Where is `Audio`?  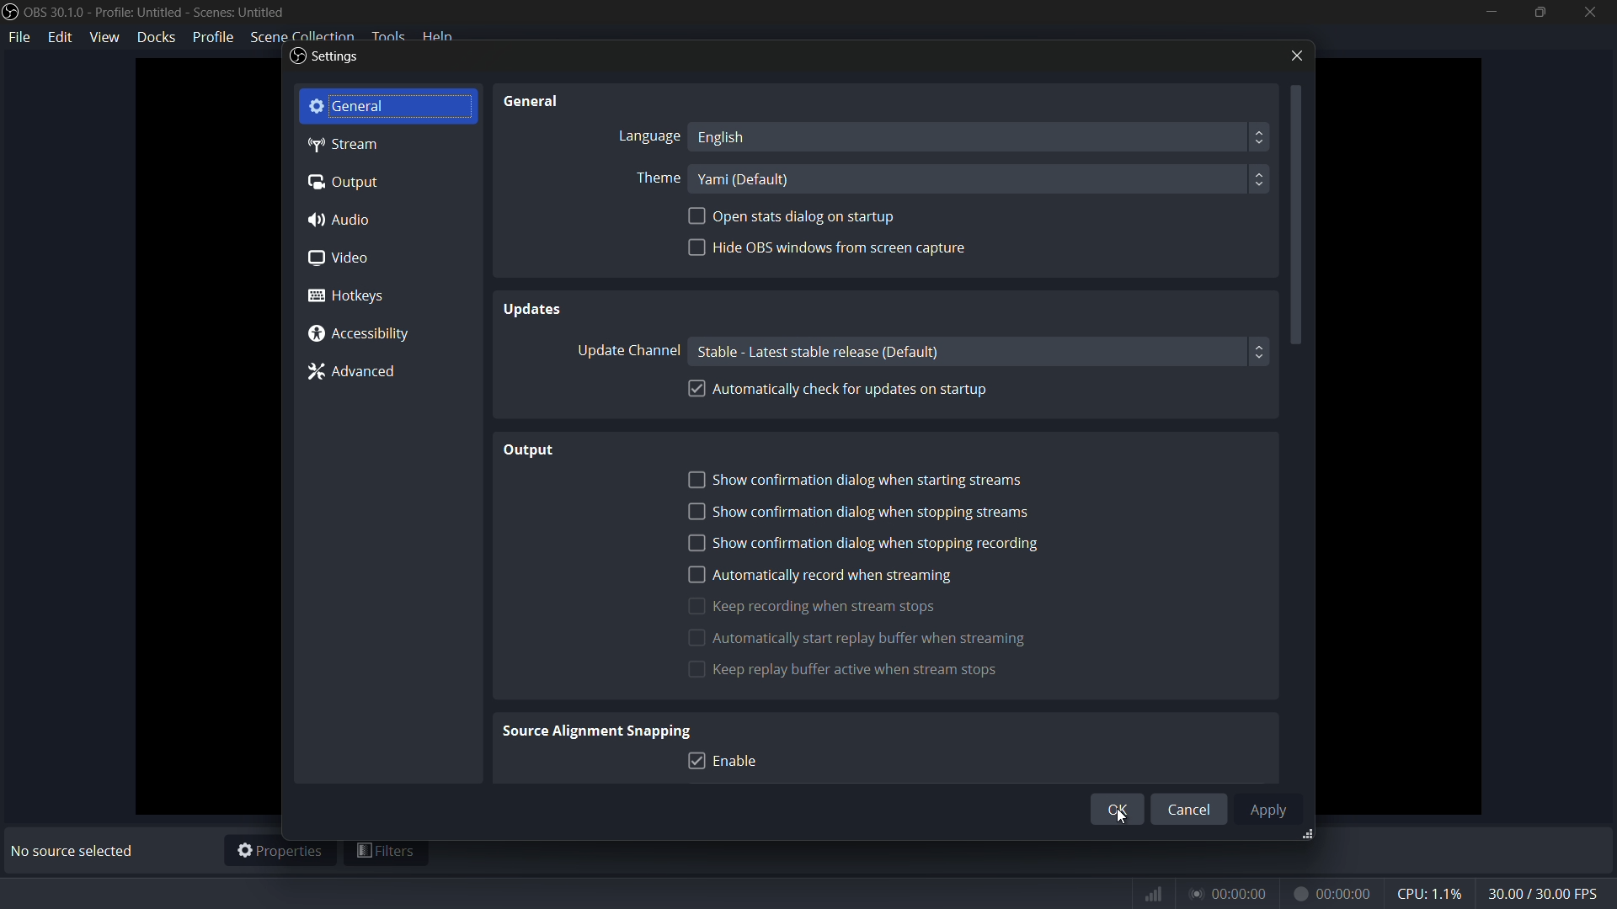
Audio is located at coordinates (352, 219).